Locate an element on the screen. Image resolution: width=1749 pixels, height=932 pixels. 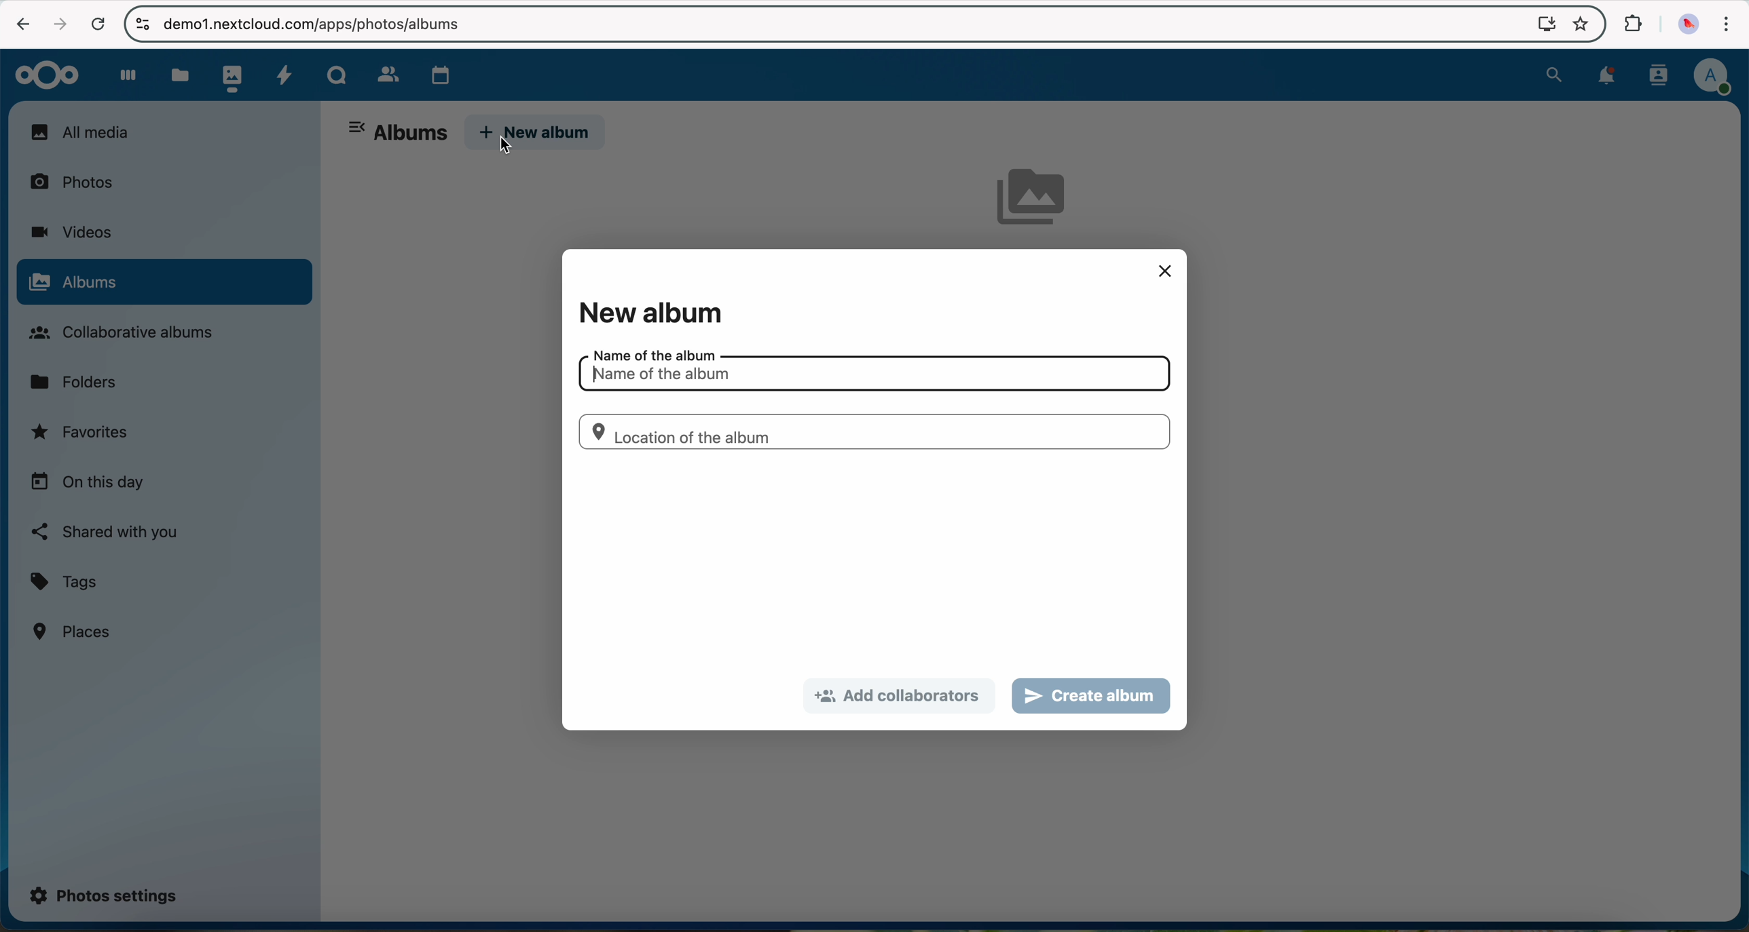
contacts is located at coordinates (1655, 75).